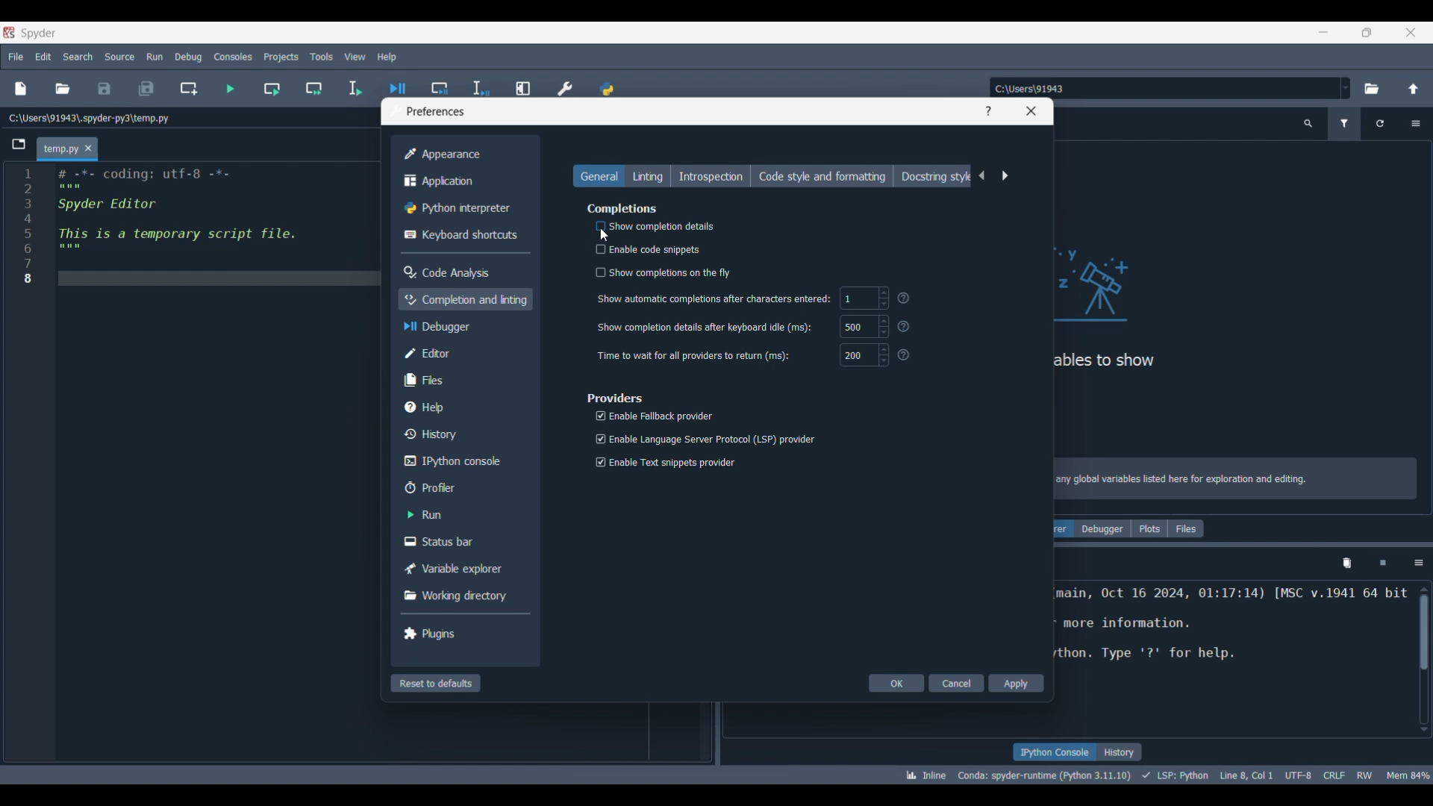 The image size is (1433, 806). Describe the element at coordinates (566, 84) in the screenshot. I see `Preferences` at that location.